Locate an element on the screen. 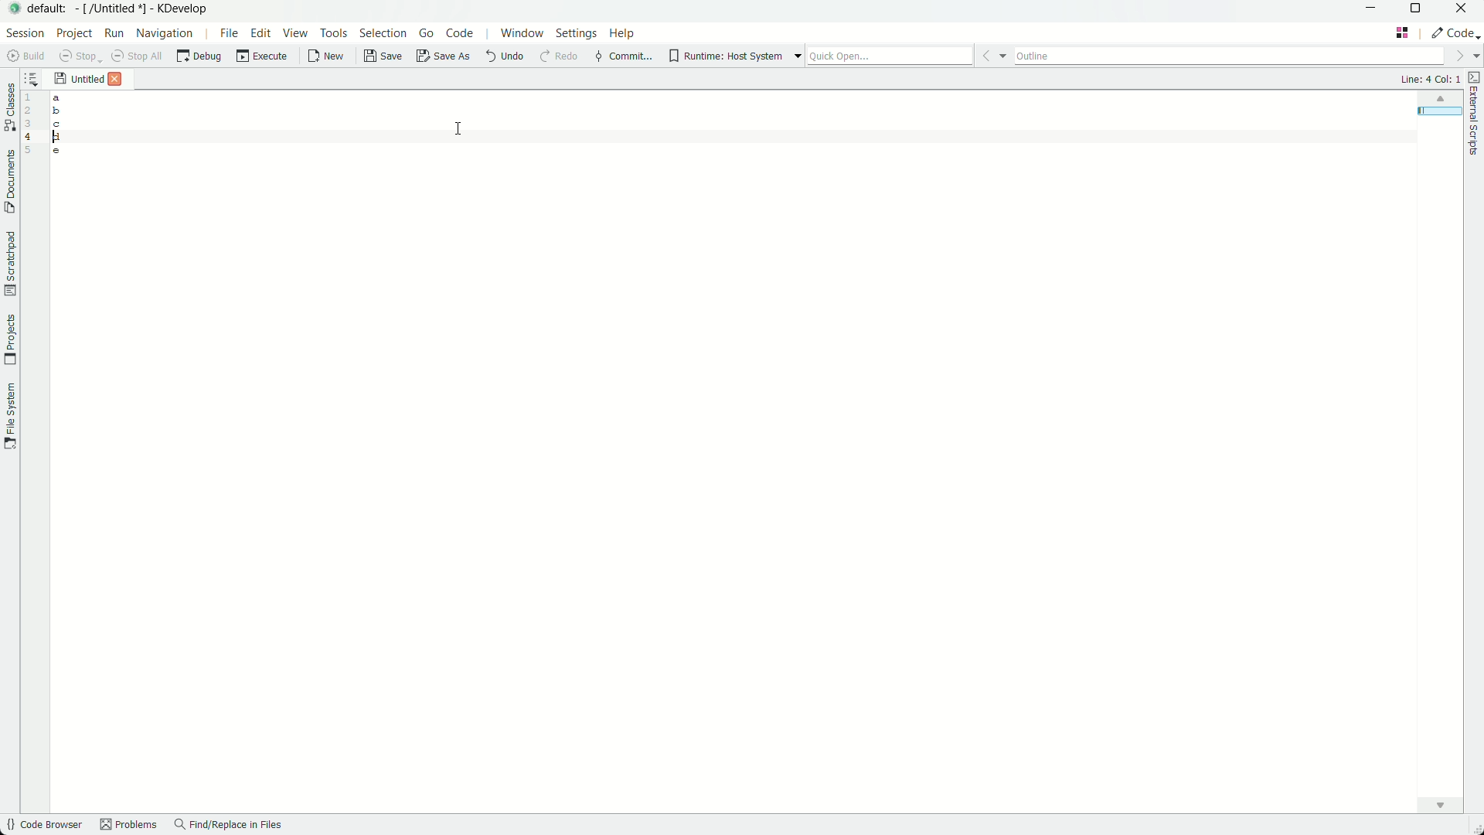 The image size is (1484, 835). save as is located at coordinates (442, 59).